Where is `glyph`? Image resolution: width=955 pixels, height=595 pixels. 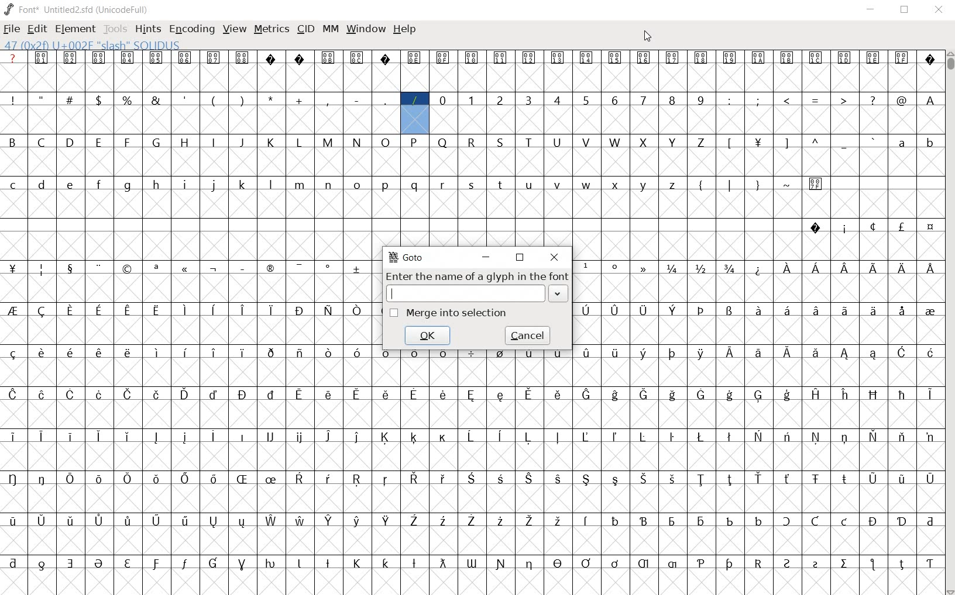 glyph is located at coordinates (471, 437).